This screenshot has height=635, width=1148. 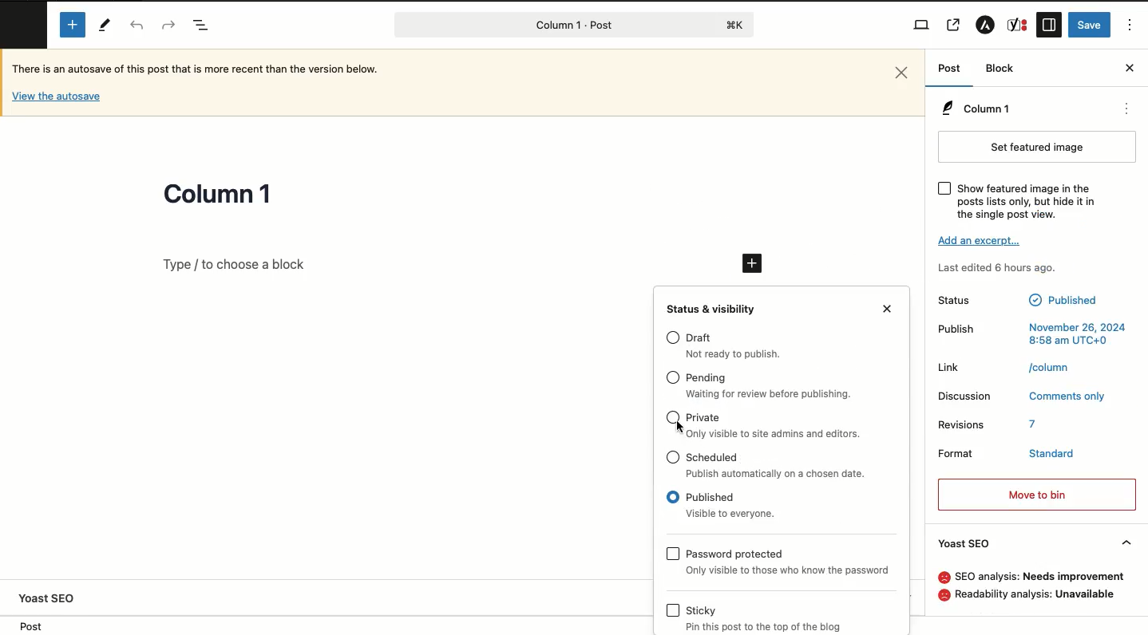 What do you see at coordinates (680, 428) in the screenshot?
I see `cursor` at bounding box center [680, 428].